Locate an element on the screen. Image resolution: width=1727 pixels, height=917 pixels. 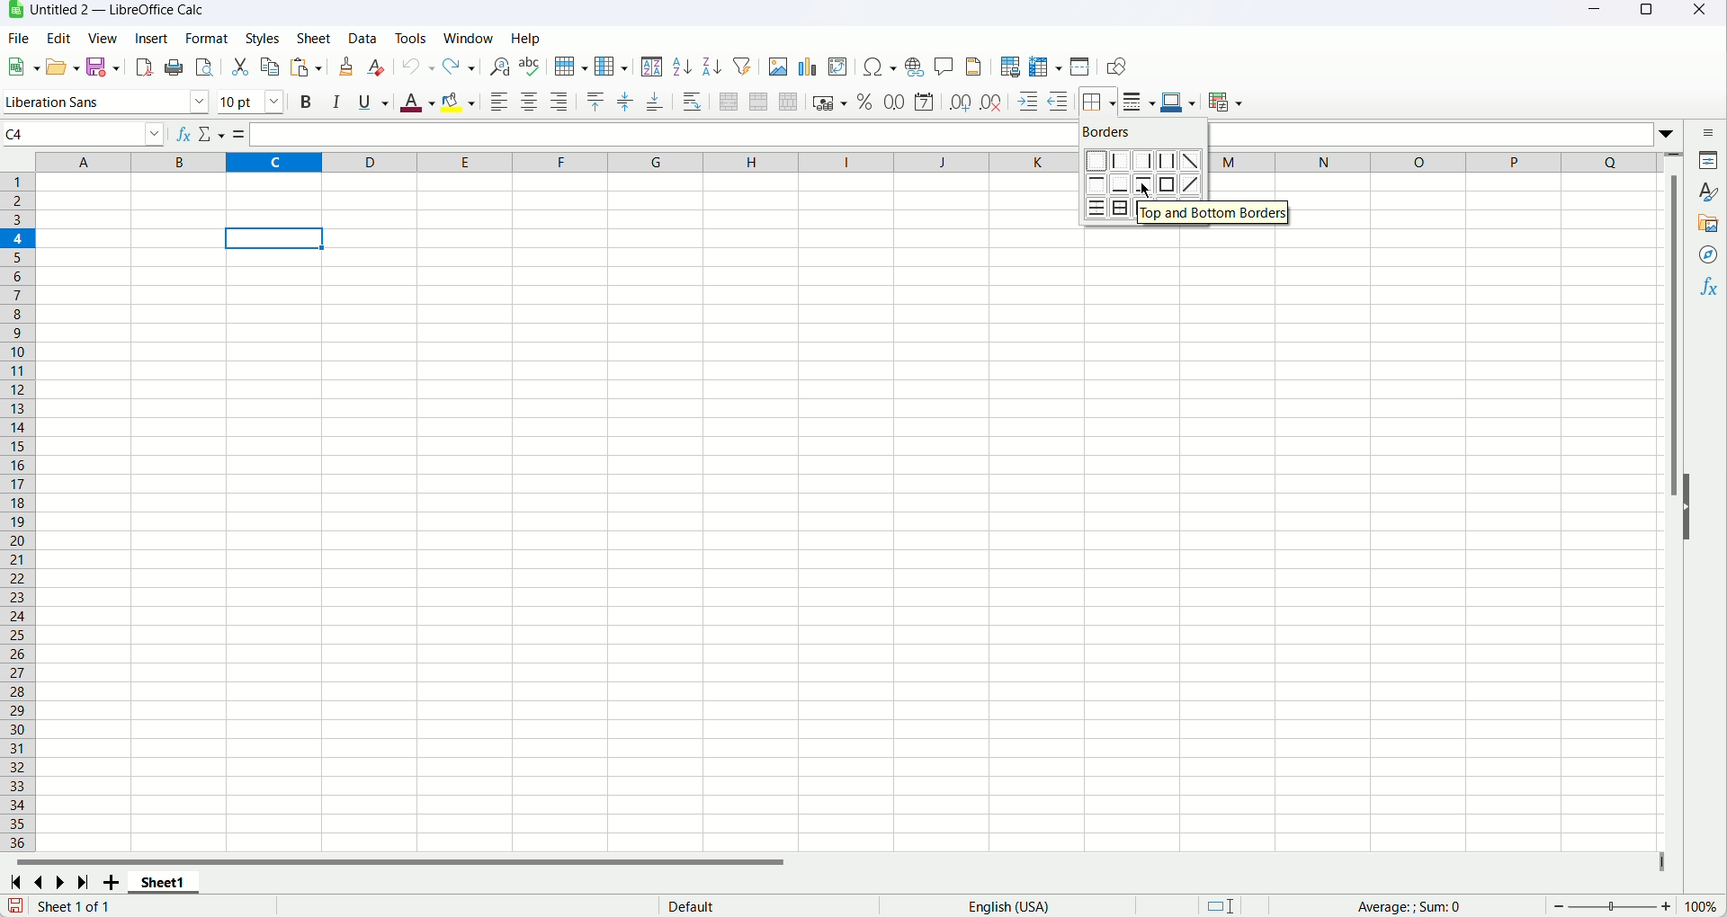
Sort is located at coordinates (652, 67).